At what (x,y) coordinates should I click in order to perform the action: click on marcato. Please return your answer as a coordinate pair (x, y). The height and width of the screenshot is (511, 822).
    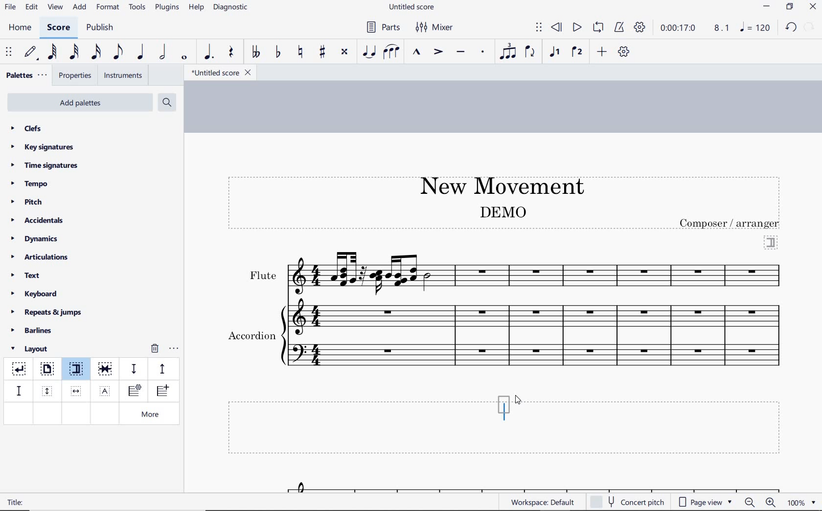
    Looking at the image, I should click on (418, 53).